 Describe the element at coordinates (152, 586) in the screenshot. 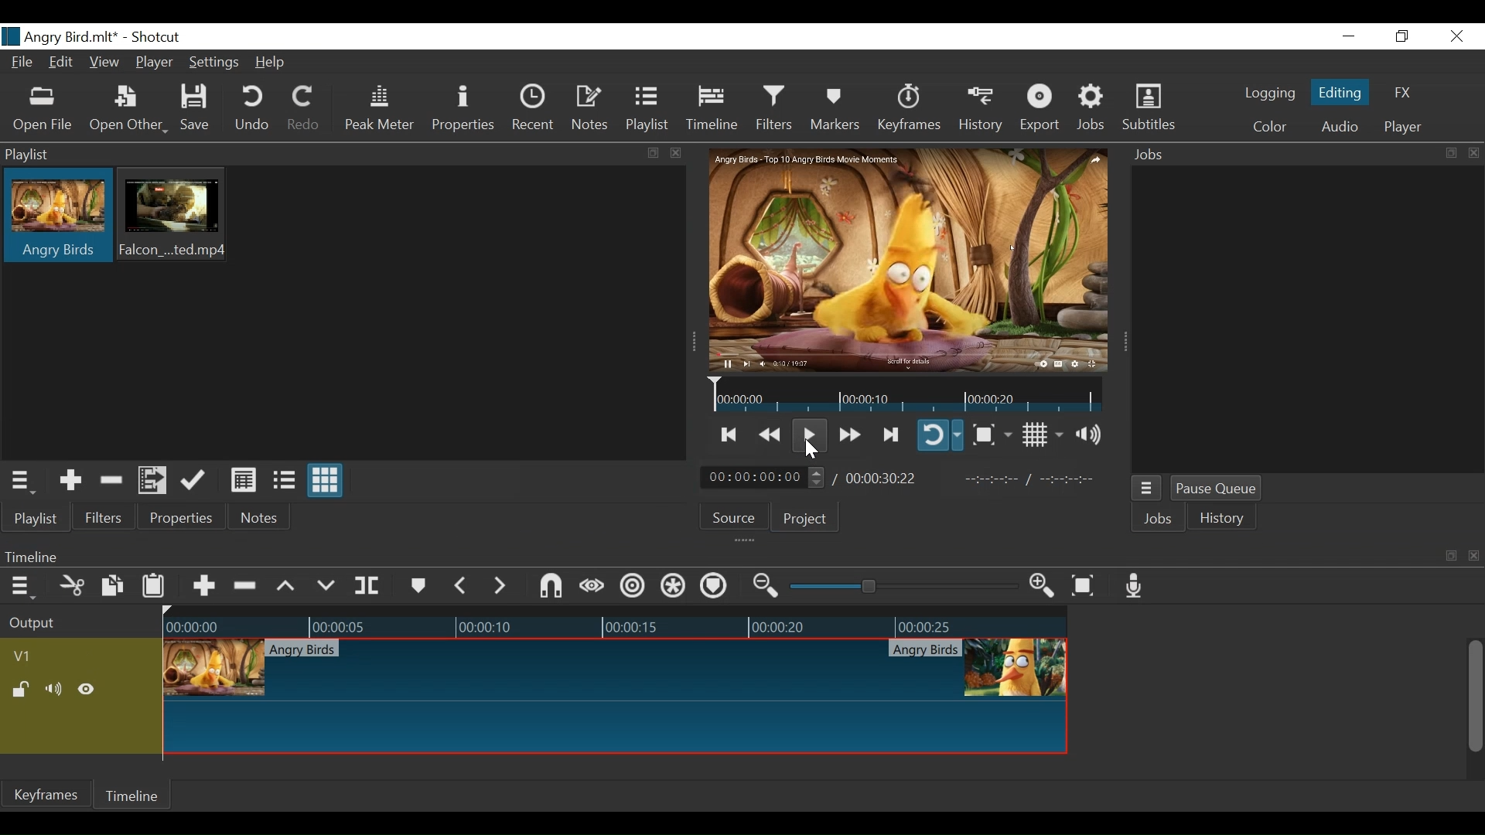

I see `Paste` at that location.